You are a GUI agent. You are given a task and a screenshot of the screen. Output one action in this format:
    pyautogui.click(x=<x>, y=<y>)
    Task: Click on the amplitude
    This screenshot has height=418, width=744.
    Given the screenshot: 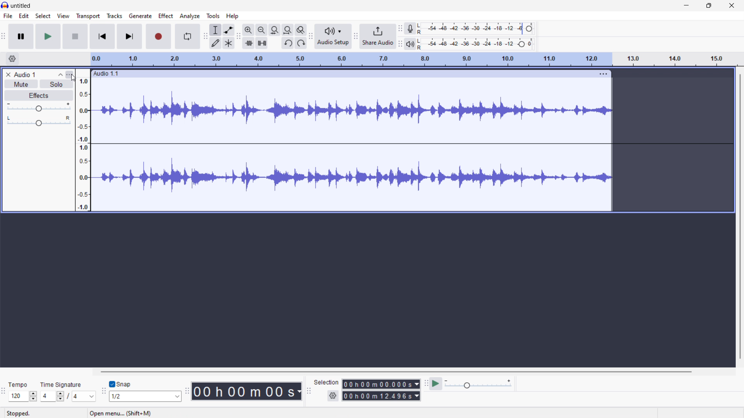 What is the action you would take?
    pyautogui.click(x=83, y=140)
    